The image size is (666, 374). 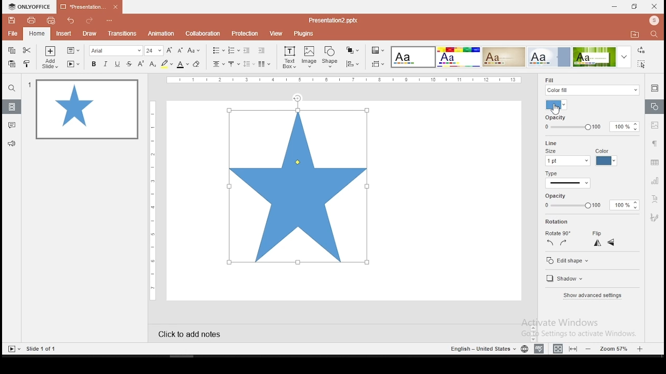 What do you see at coordinates (565, 279) in the screenshot?
I see `shadow` at bounding box center [565, 279].